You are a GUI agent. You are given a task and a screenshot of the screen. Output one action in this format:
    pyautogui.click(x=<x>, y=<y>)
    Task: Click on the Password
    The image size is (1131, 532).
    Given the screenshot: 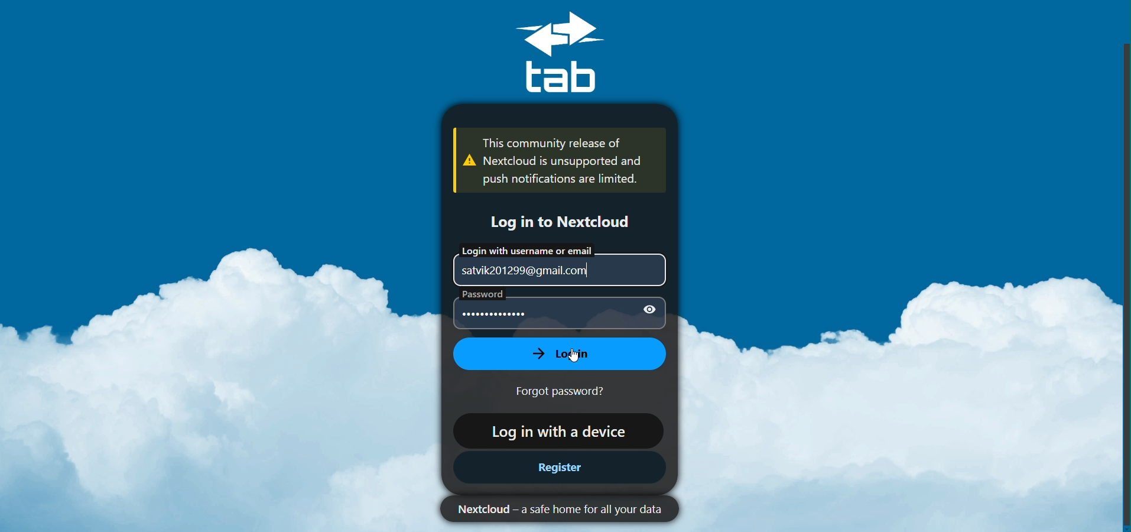 What is the action you would take?
    pyautogui.click(x=531, y=312)
    